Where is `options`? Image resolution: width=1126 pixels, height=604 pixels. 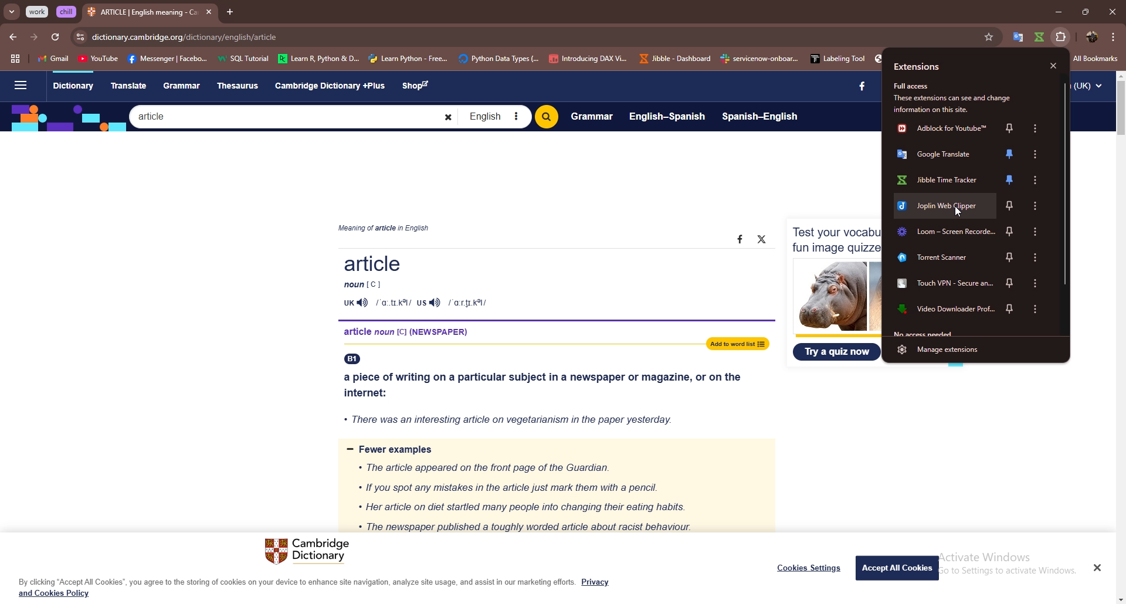
options is located at coordinates (1114, 36).